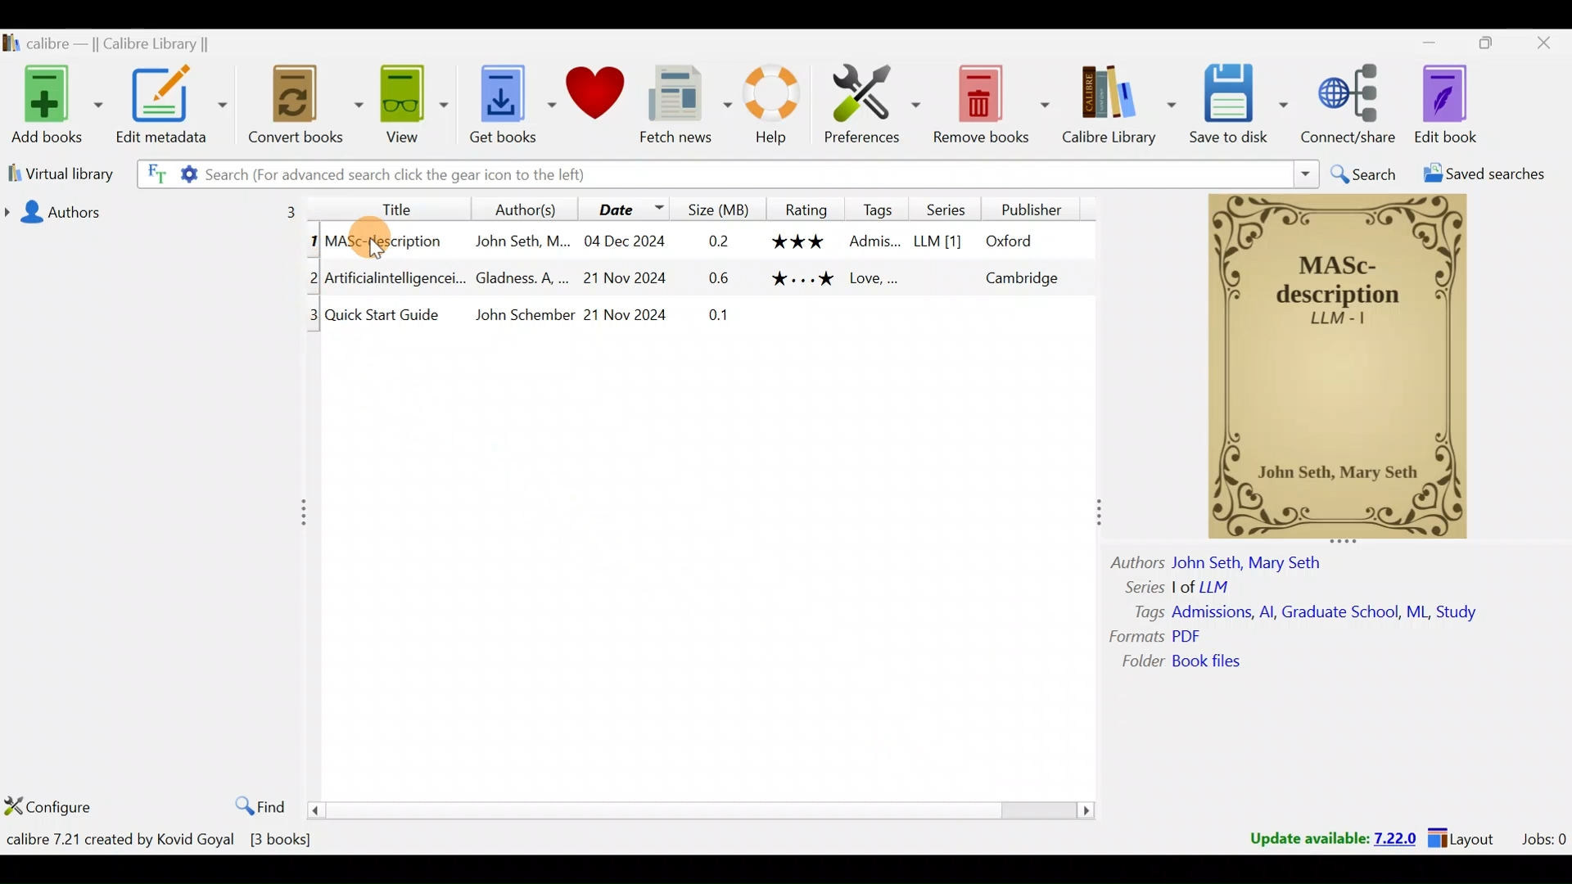  What do you see at coordinates (877, 277) in the screenshot?
I see `` at bounding box center [877, 277].